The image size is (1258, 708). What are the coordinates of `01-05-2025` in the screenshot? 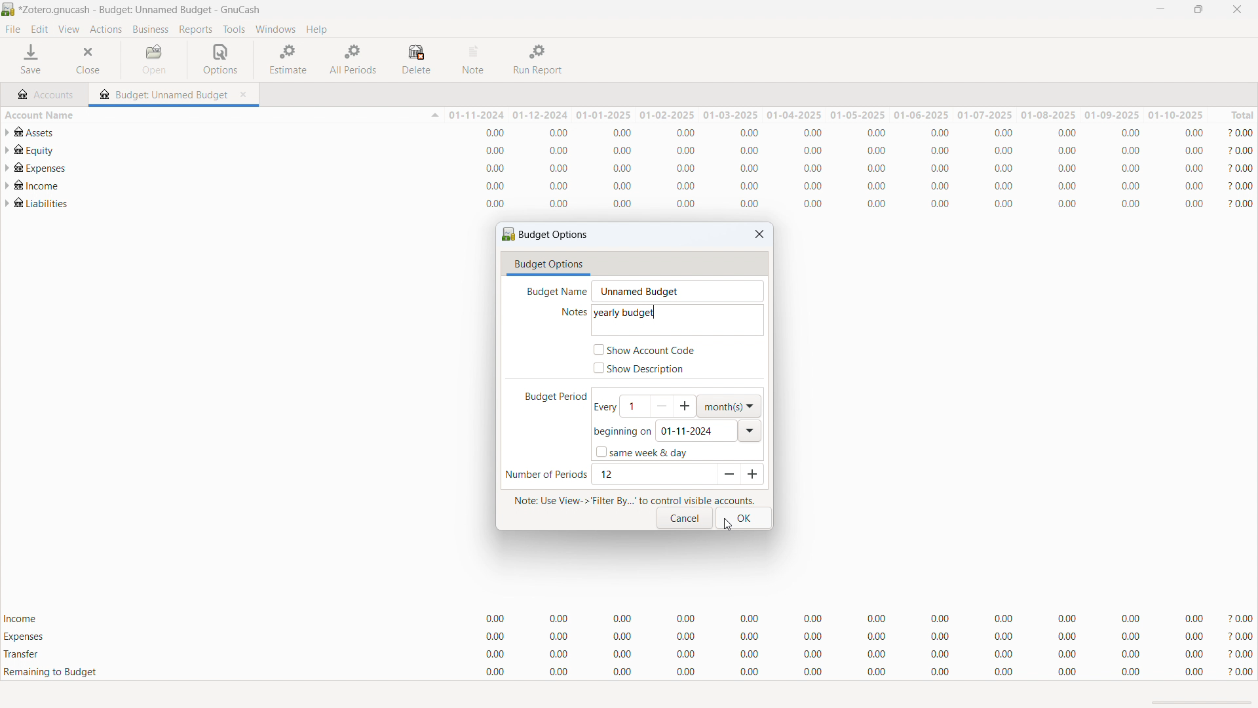 It's located at (856, 115).